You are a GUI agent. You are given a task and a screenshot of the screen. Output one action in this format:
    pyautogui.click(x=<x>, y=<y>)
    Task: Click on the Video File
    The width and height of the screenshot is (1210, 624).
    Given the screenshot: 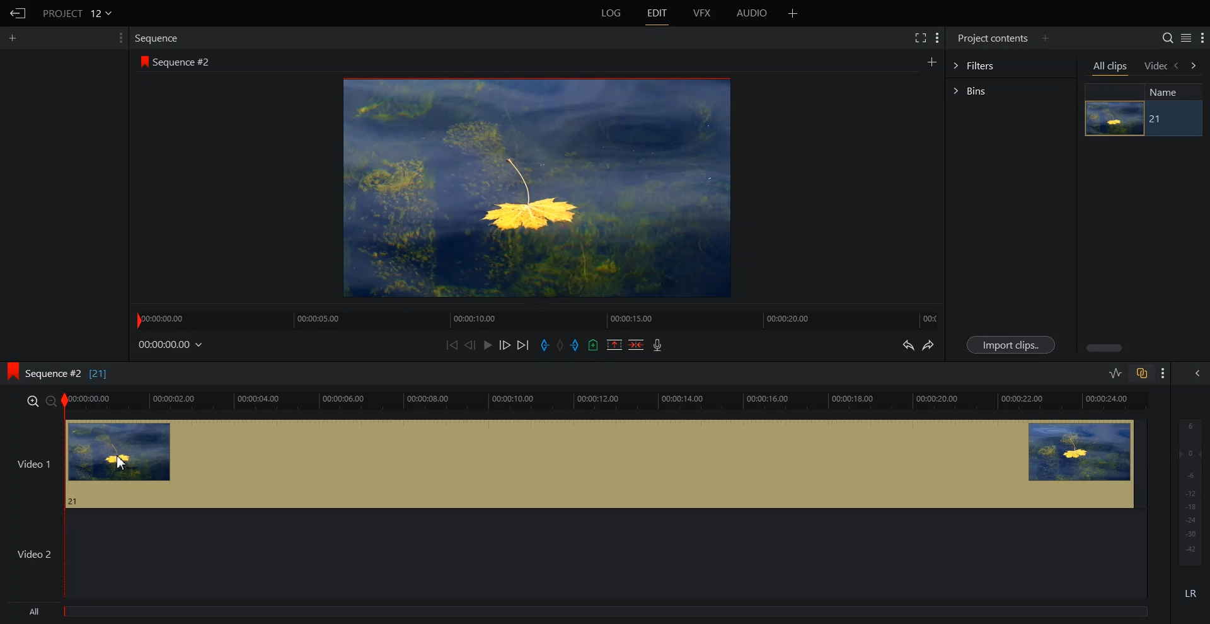 What is the action you would take?
    pyautogui.click(x=1113, y=118)
    